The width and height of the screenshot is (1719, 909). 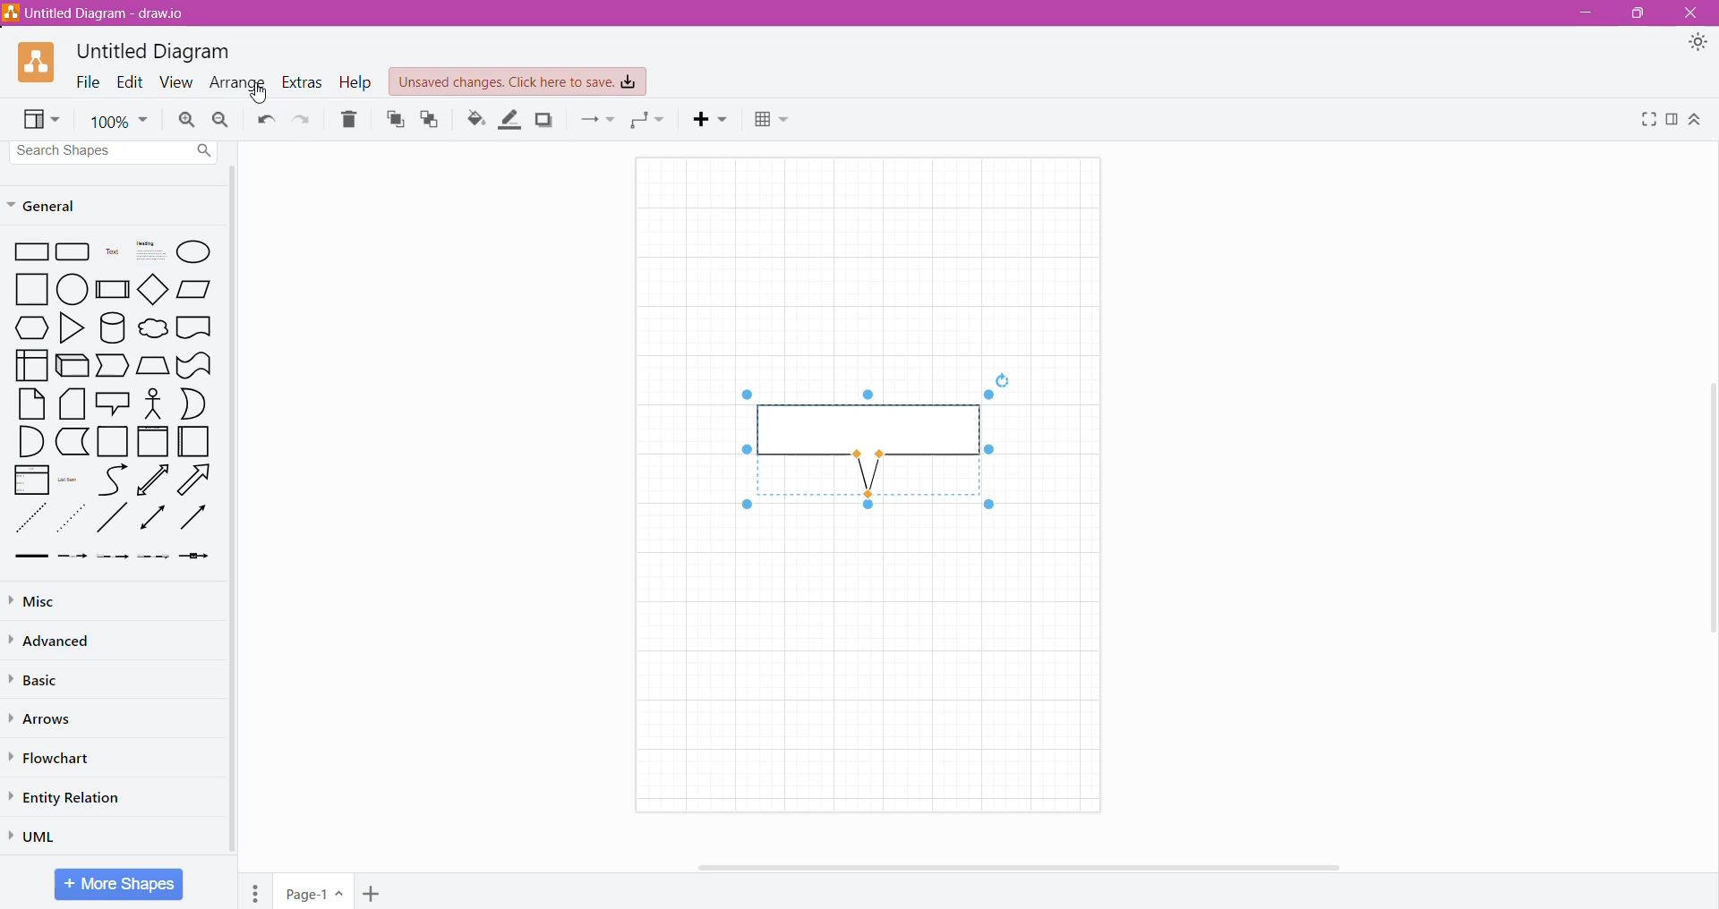 What do you see at coordinates (118, 884) in the screenshot?
I see `More Shapes` at bounding box center [118, 884].